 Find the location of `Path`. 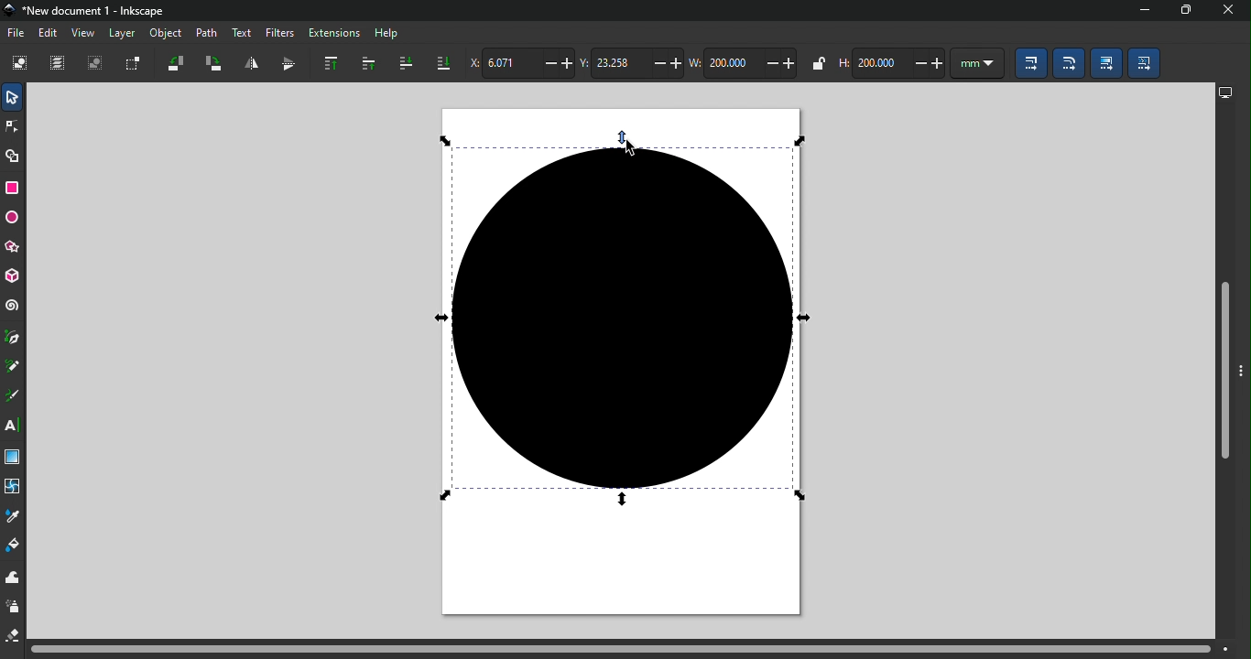

Path is located at coordinates (206, 34).